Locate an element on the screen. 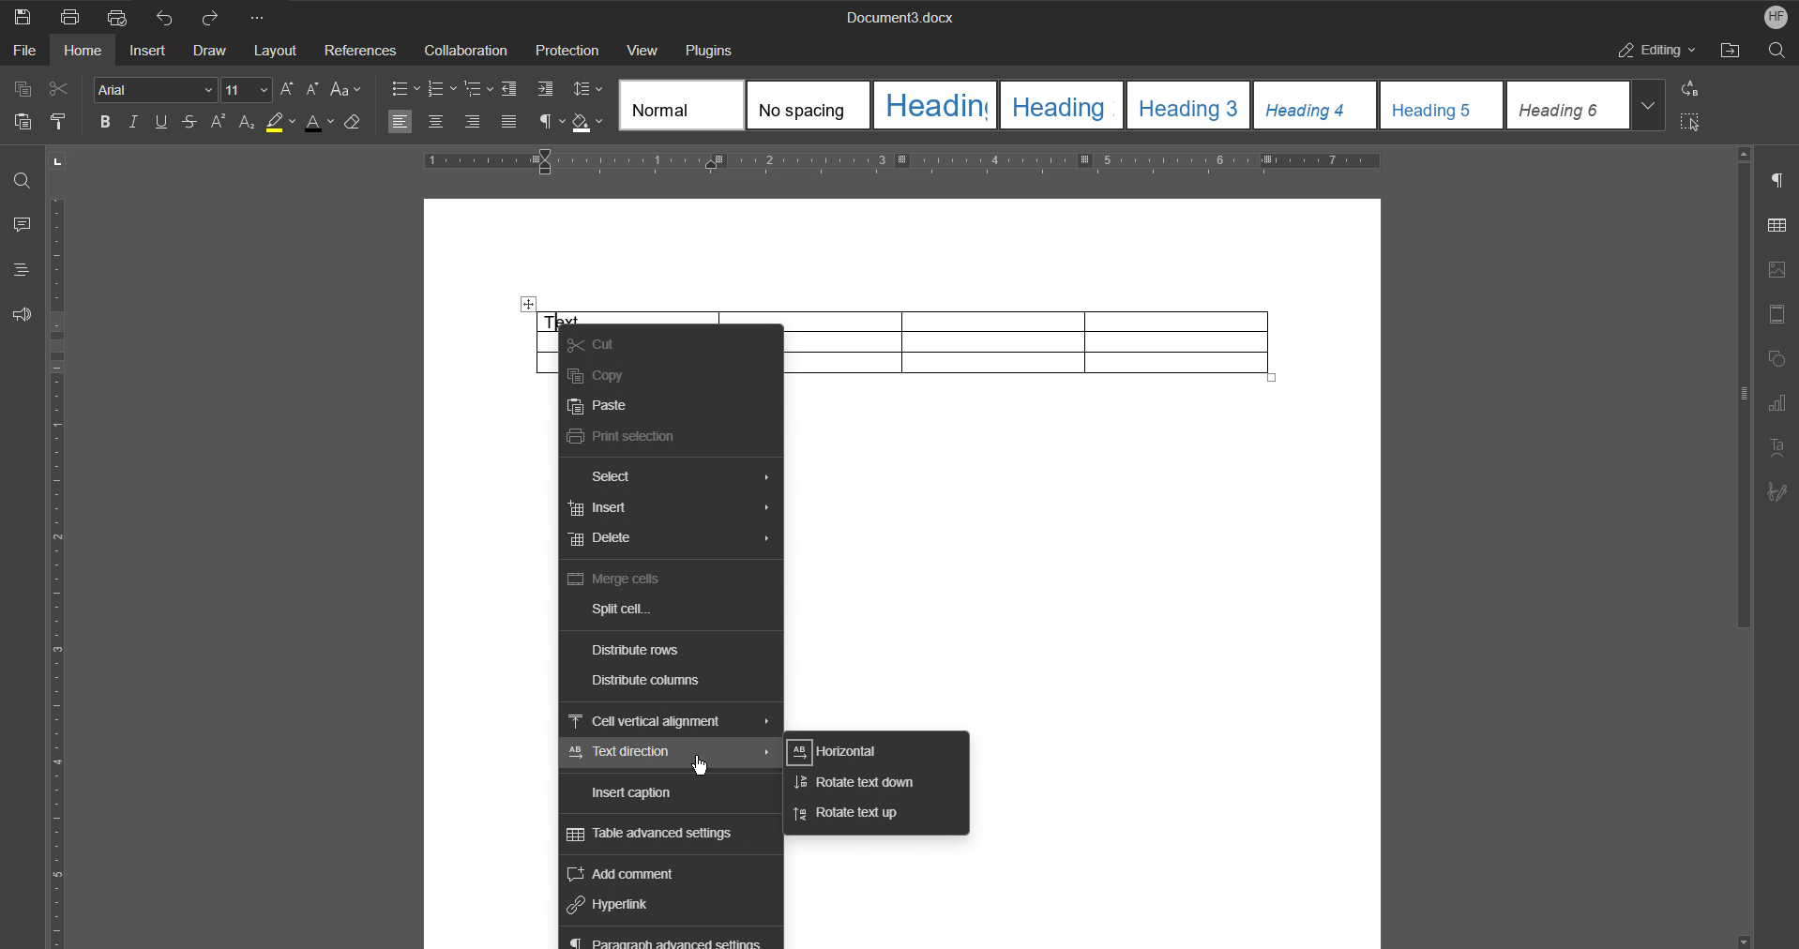 This screenshot has height=949, width=1799. Home is located at coordinates (84, 52).